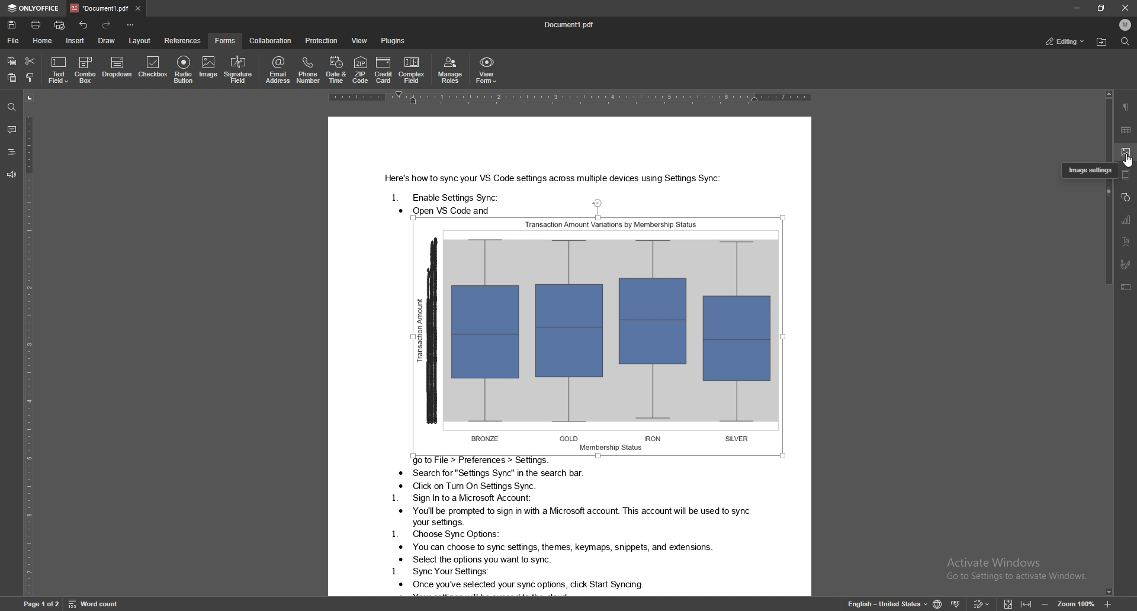 The image size is (1137, 611). Describe the element at coordinates (600, 335) in the screenshot. I see `image selected` at that location.